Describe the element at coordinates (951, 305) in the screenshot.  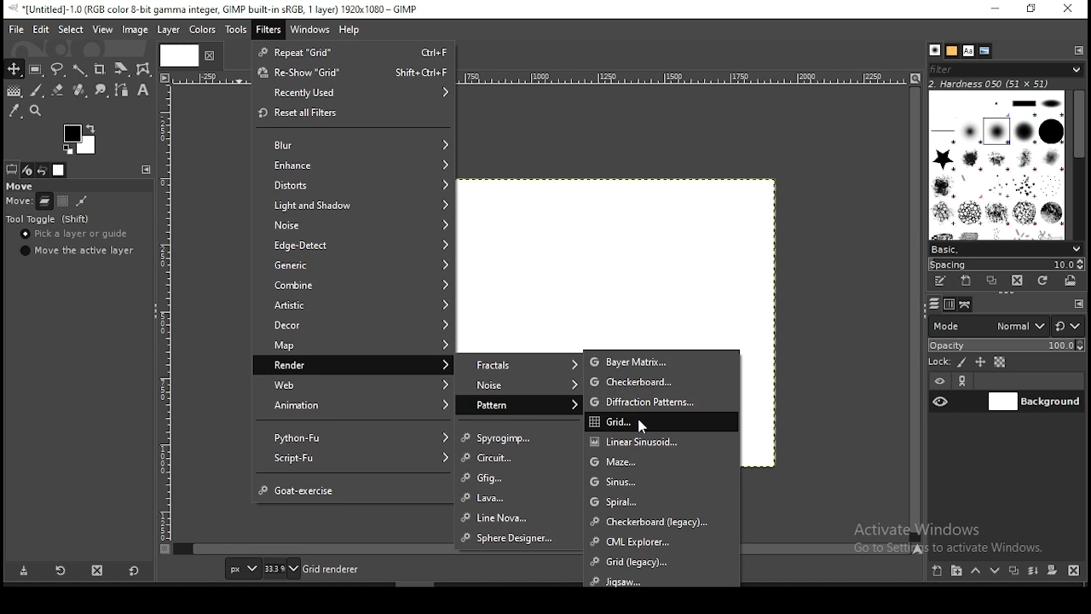
I see `channels` at that location.